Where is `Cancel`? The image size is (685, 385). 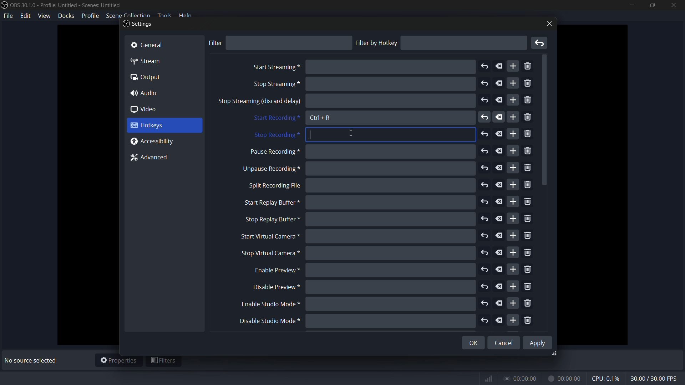 Cancel is located at coordinates (504, 340).